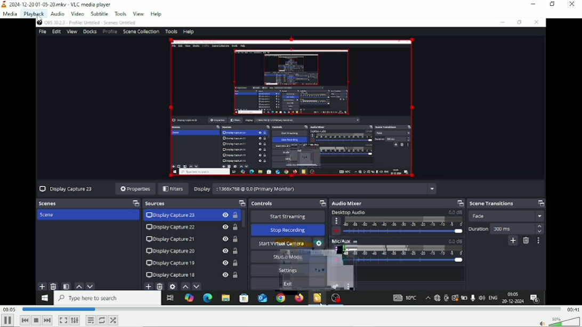 This screenshot has width=582, height=327. What do you see at coordinates (57, 4) in the screenshot?
I see `2024-12-20 01-05-20.mkv - VLC media player` at bounding box center [57, 4].